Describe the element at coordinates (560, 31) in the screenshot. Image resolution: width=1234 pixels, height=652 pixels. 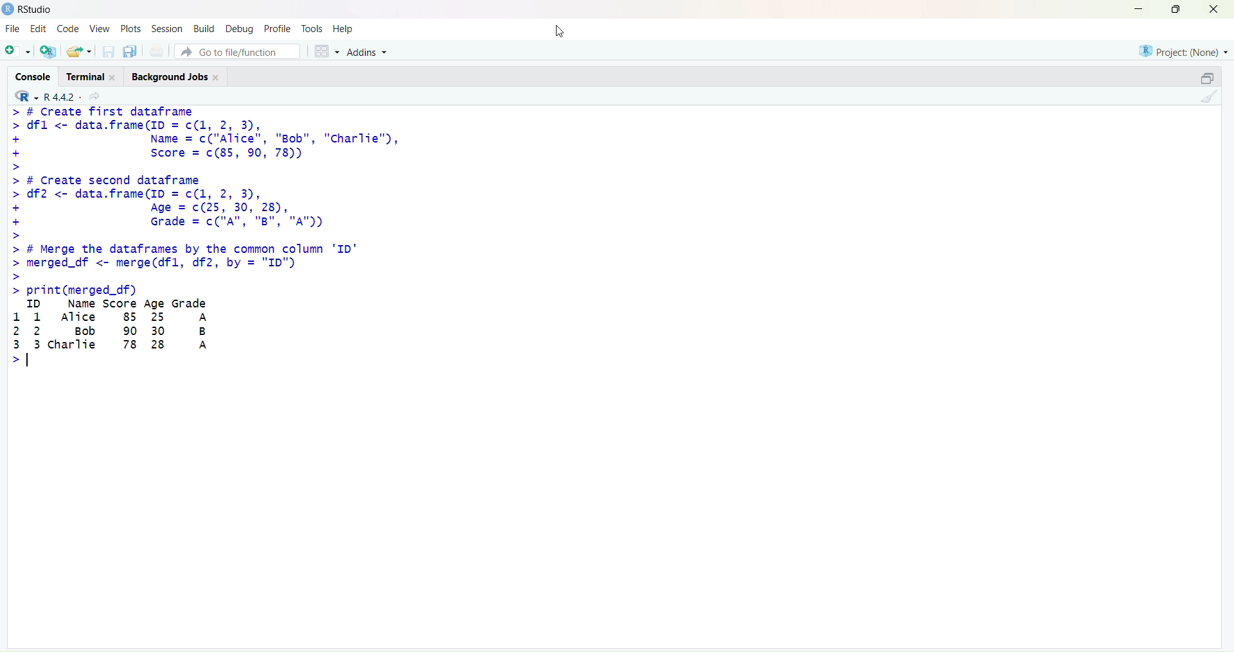
I see `cursor` at that location.